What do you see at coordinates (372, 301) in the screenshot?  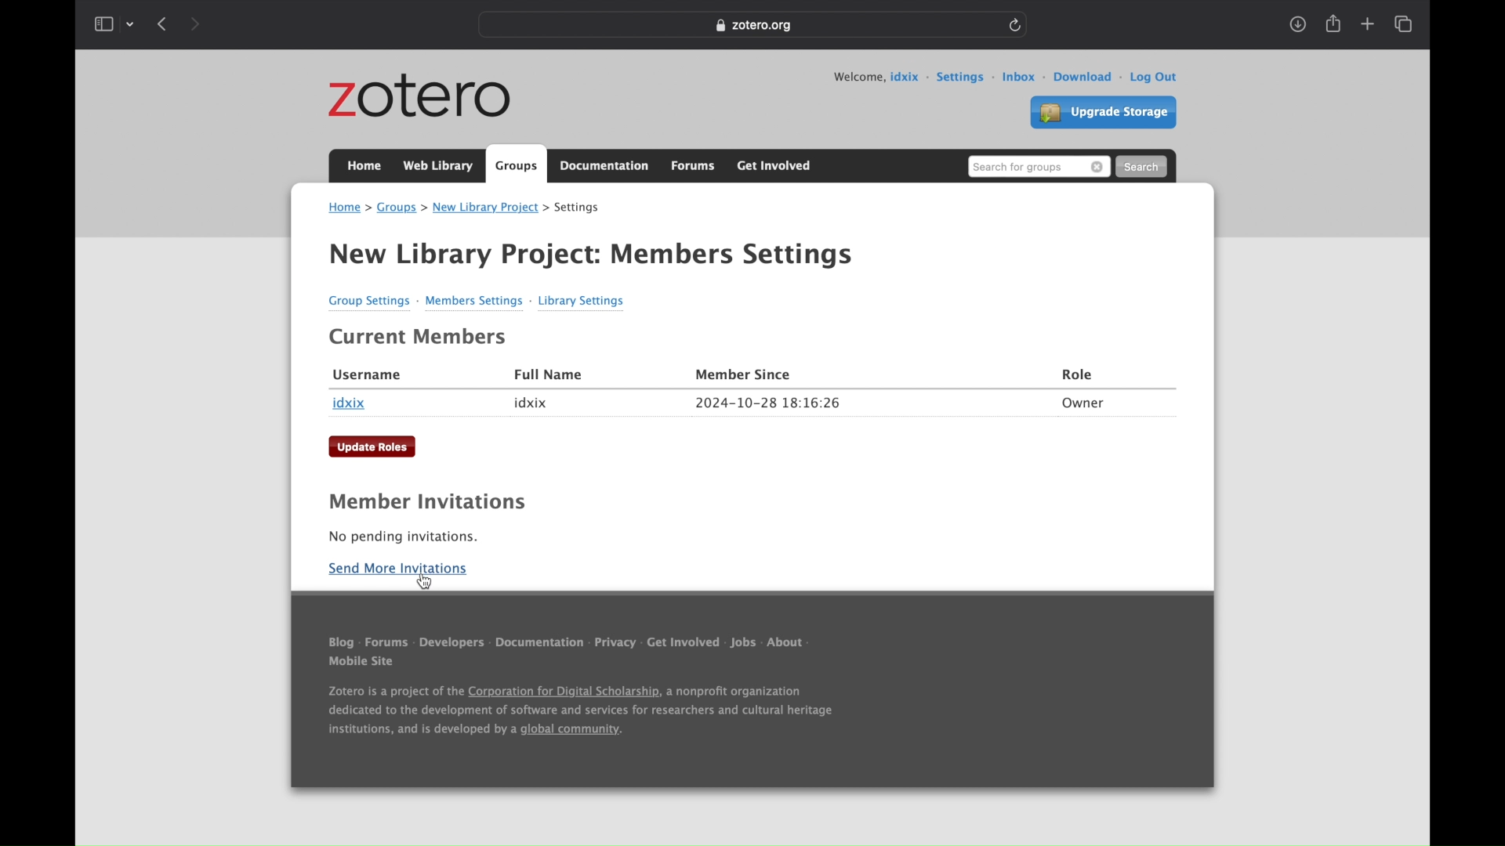 I see `group settings` at bounding box center [372, 301].